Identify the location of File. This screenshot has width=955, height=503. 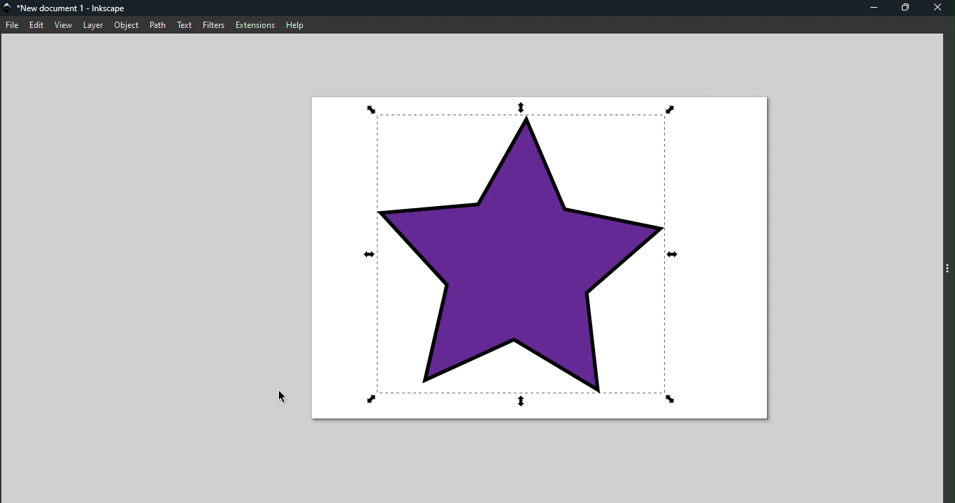
(12, 24).